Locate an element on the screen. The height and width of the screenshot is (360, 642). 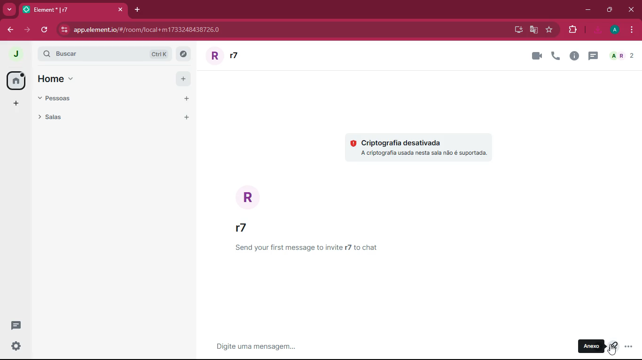
ar 2  is located at coordinates (621, 56).